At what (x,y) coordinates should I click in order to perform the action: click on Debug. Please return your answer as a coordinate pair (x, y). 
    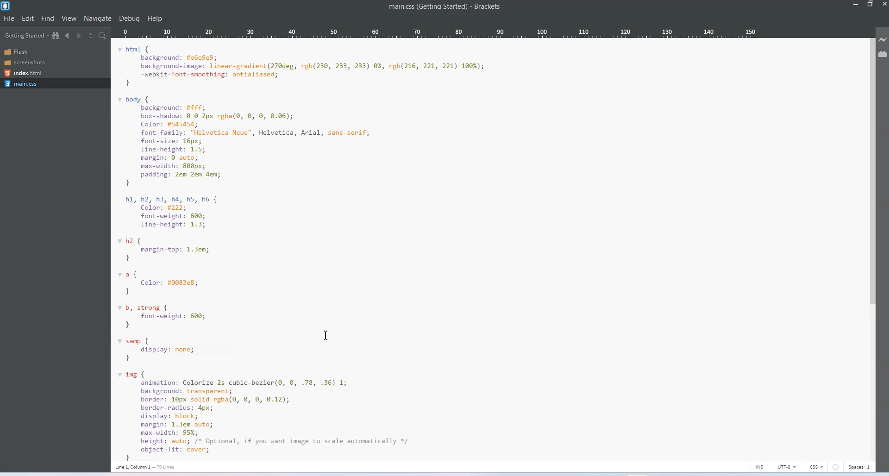
    Looking at the image, I should click on (129, 19).